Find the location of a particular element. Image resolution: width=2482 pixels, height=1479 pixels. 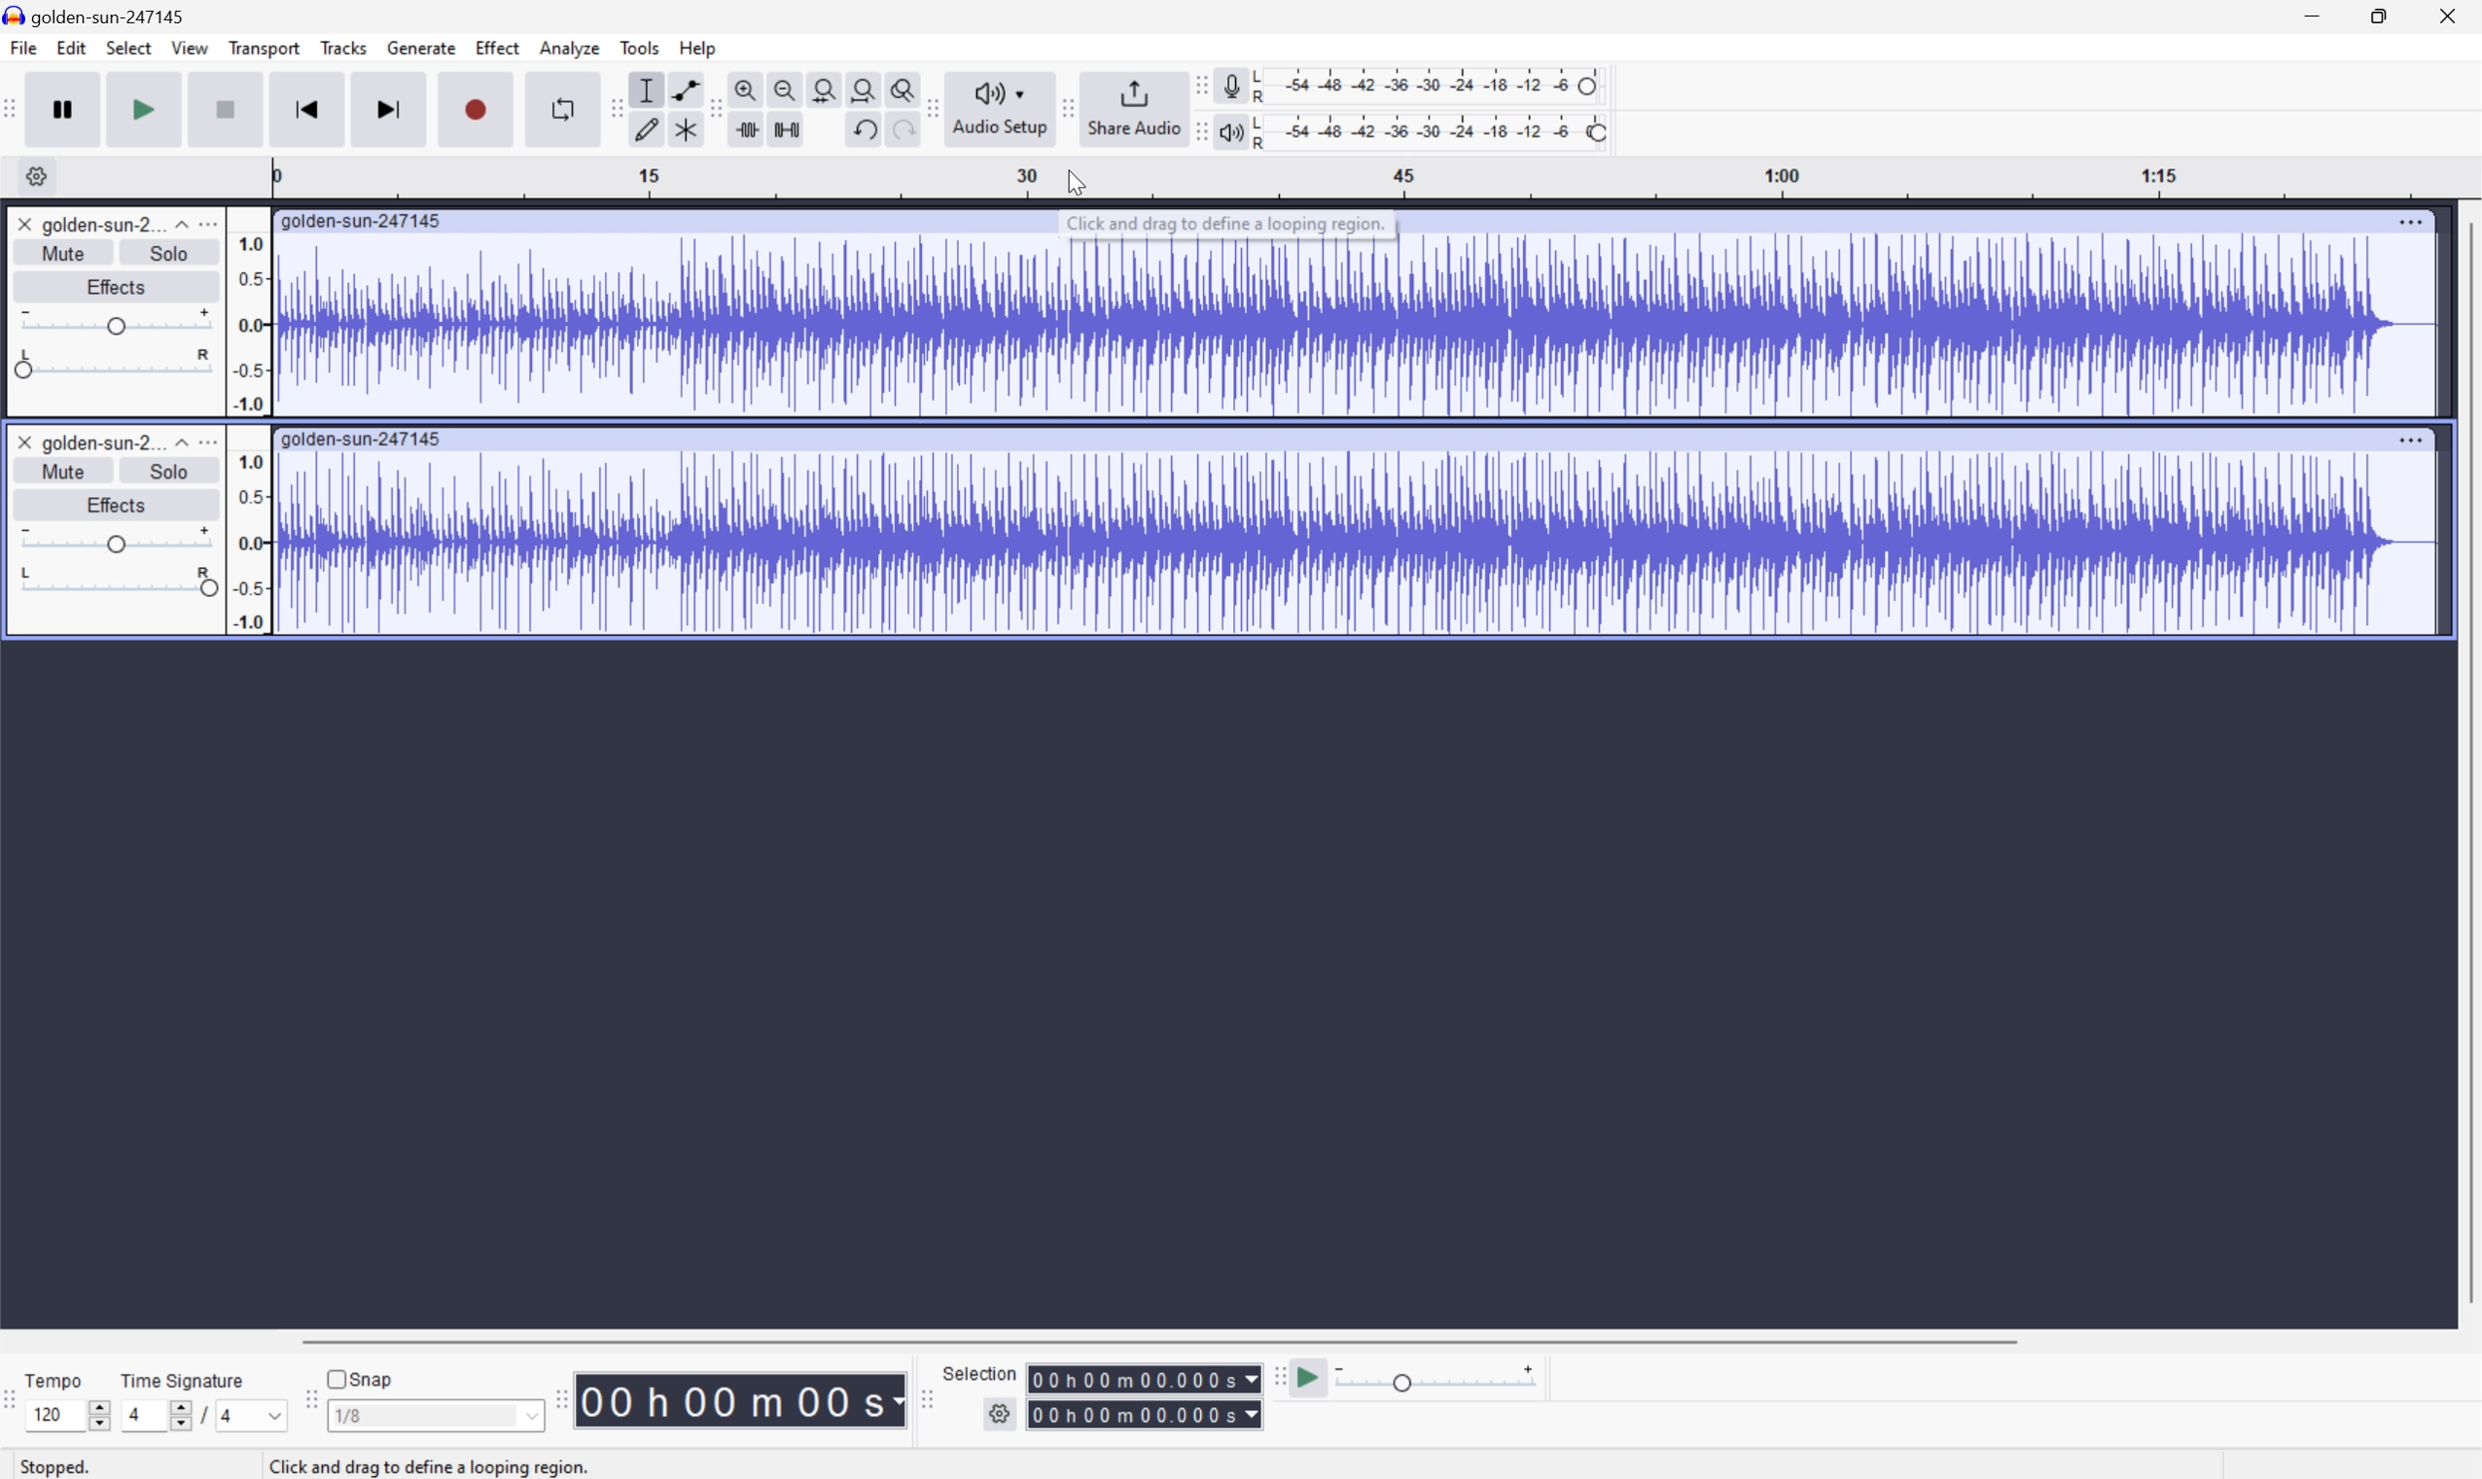

Audacity recording meter toolbar is located at coordinates (1193, 83).